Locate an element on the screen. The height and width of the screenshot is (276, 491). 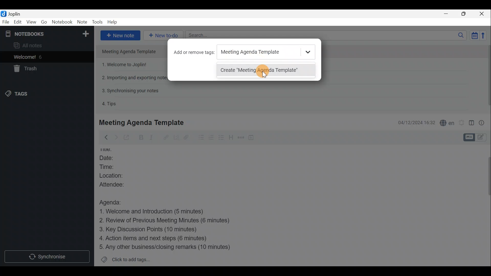
Any other business/closing remarks (10 minutes) is located at coordinates (166, 247).